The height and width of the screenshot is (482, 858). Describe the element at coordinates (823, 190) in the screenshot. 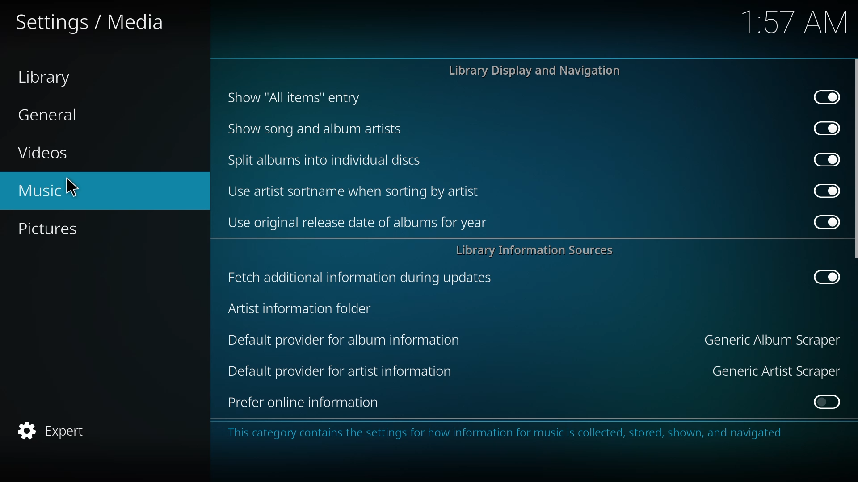

I see `enabled` at that location.